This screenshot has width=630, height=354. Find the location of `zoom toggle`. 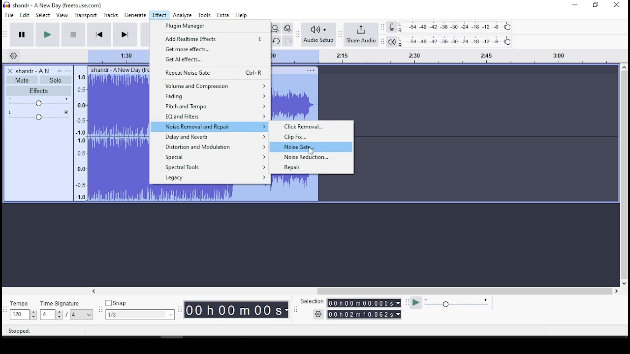

zoom toggle is located at coordinates (288, 28).